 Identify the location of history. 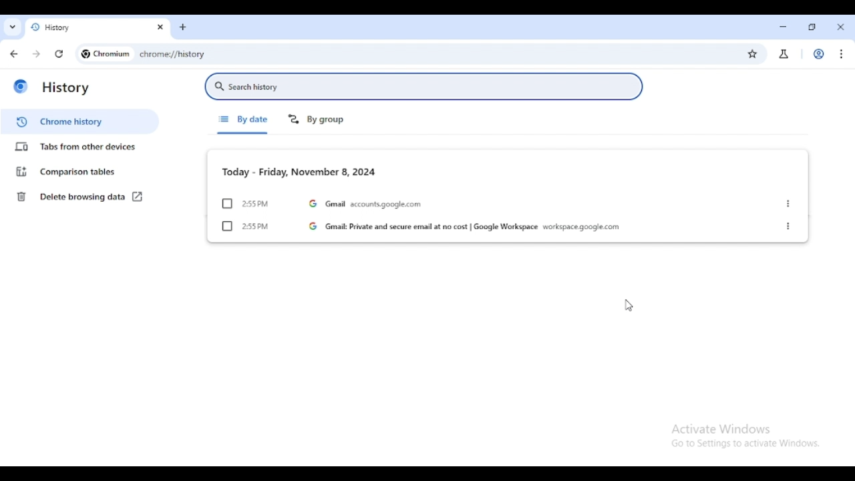
(87, 27).